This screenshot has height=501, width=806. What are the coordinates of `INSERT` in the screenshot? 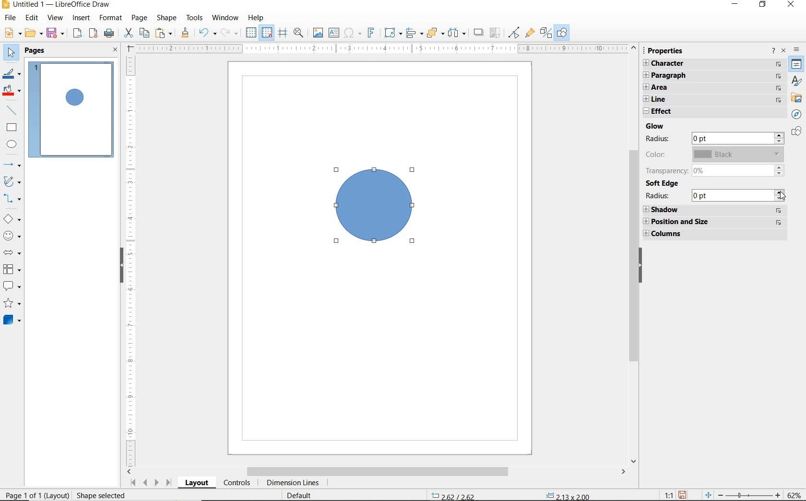 It's located at (82, 18).